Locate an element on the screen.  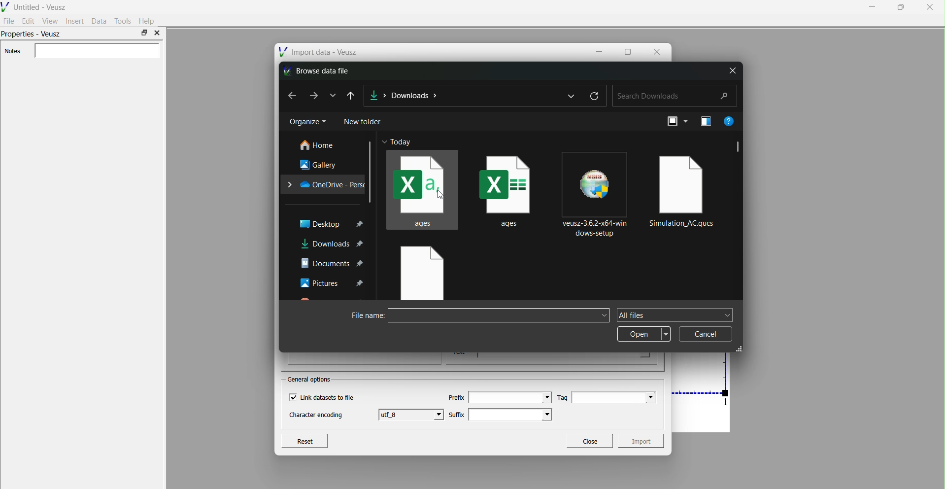
Downloads is located at coordinates (378, 94).